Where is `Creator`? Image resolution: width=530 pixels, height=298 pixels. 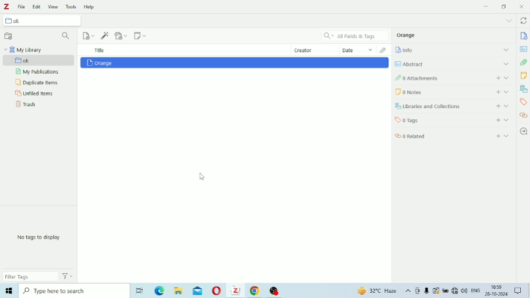
Creator is located at coordinates (315, 50).